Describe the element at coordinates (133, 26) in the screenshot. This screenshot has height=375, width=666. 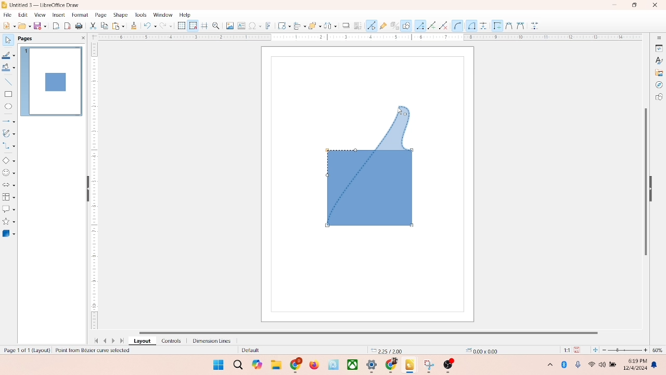
I see `clone formatting` at that location.